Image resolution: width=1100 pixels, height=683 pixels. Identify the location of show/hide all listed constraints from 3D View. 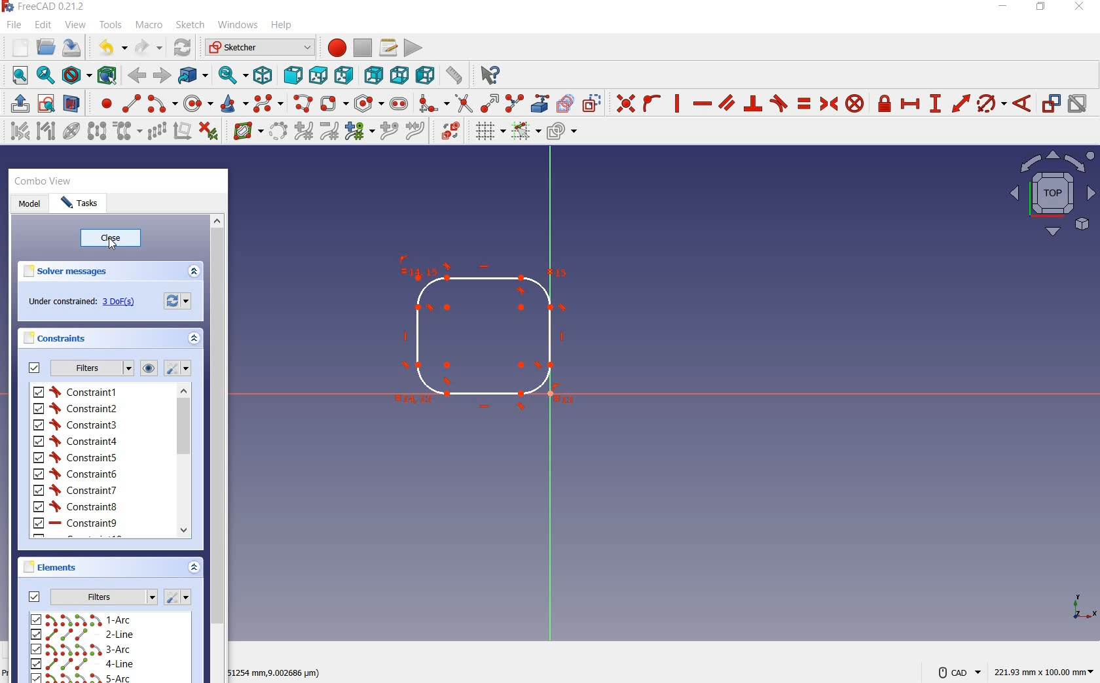
(149, 368).